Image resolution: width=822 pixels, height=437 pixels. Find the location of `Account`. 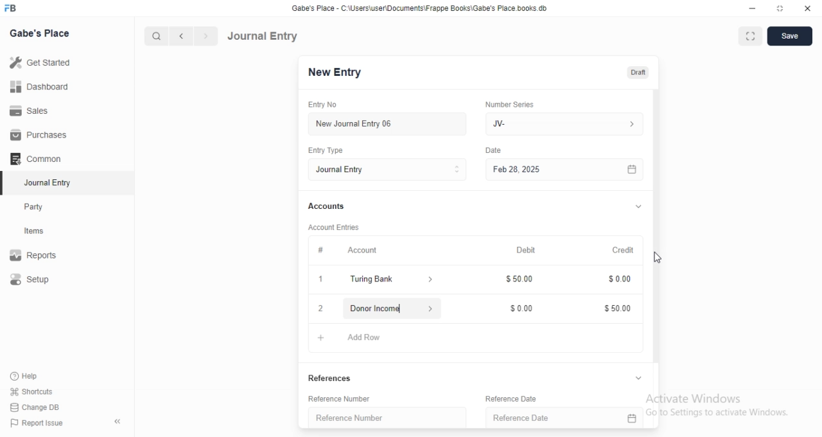

Account is located at coordinates (353, 251).